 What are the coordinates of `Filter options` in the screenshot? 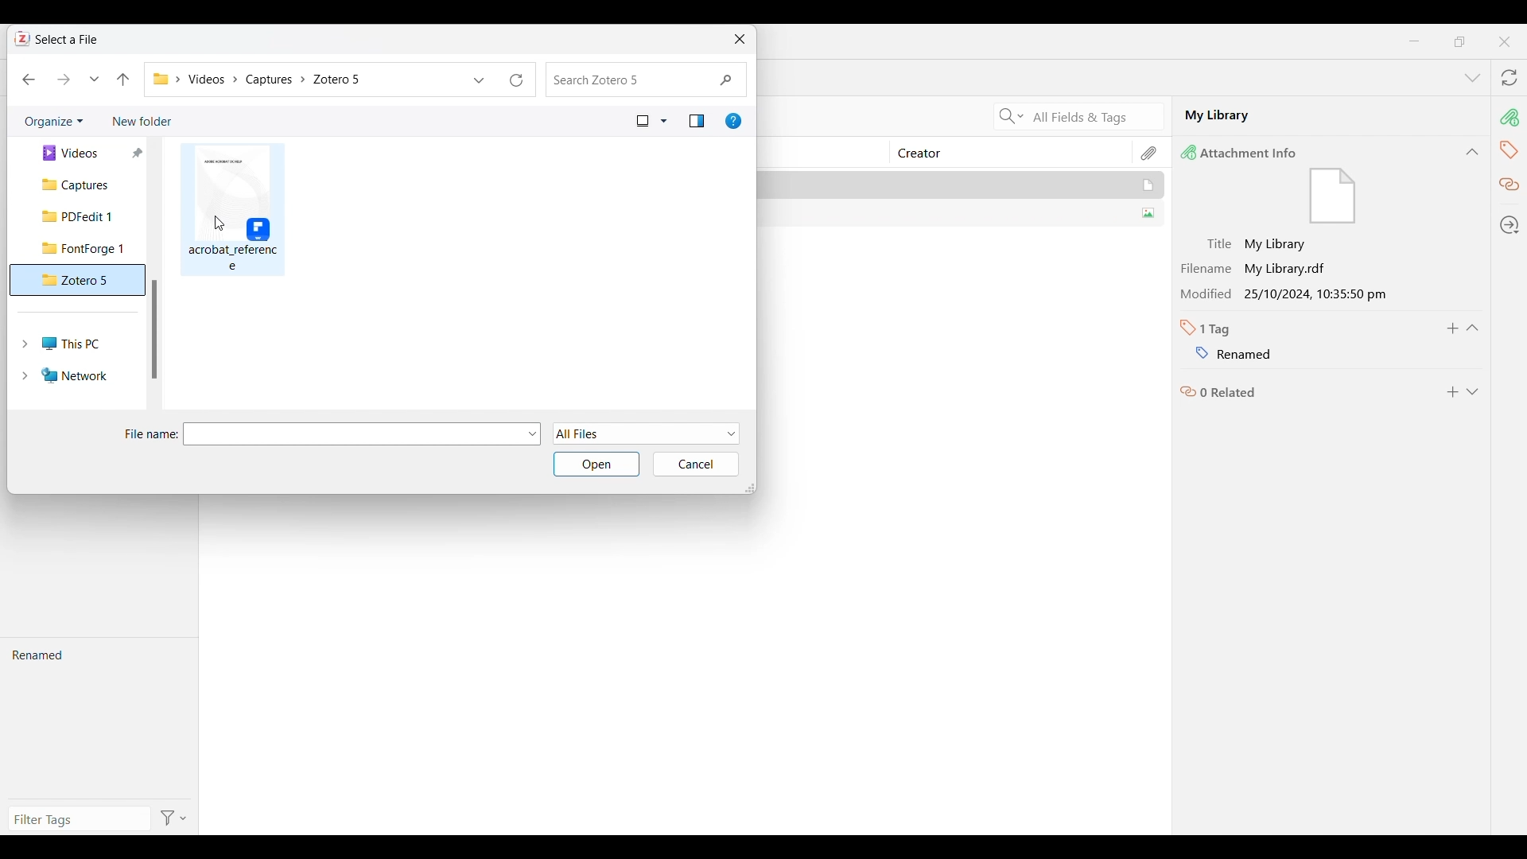 It's located at (174, 817).